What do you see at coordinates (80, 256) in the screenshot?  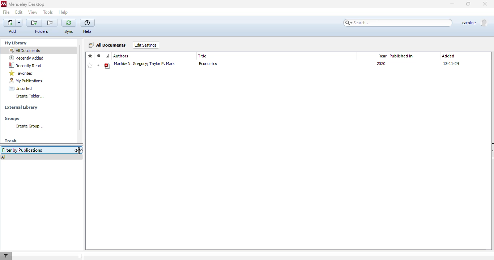 I see `toggle hide/show` at bounding box center [80, 256].